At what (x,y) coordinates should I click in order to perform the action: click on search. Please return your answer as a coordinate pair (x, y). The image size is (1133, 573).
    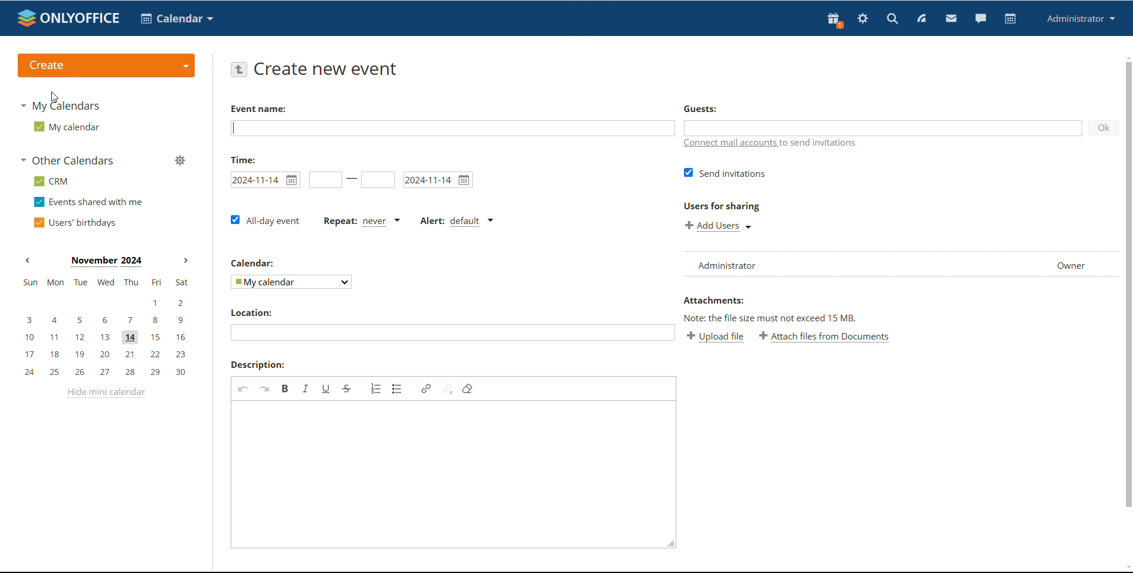
    Looking at the image, I should click on (892, 19).